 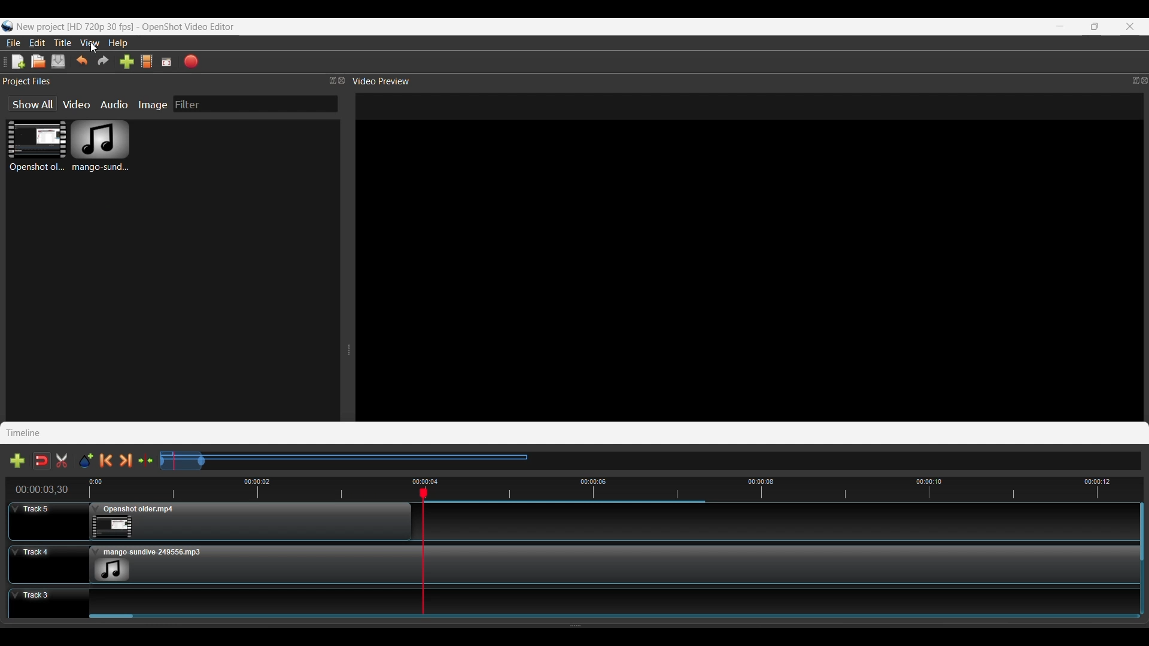 What do you see at coordinates (1141, 557) in the screenshot?
I see `Vertical Scroll Bar` at bounding box center [1141, 557].